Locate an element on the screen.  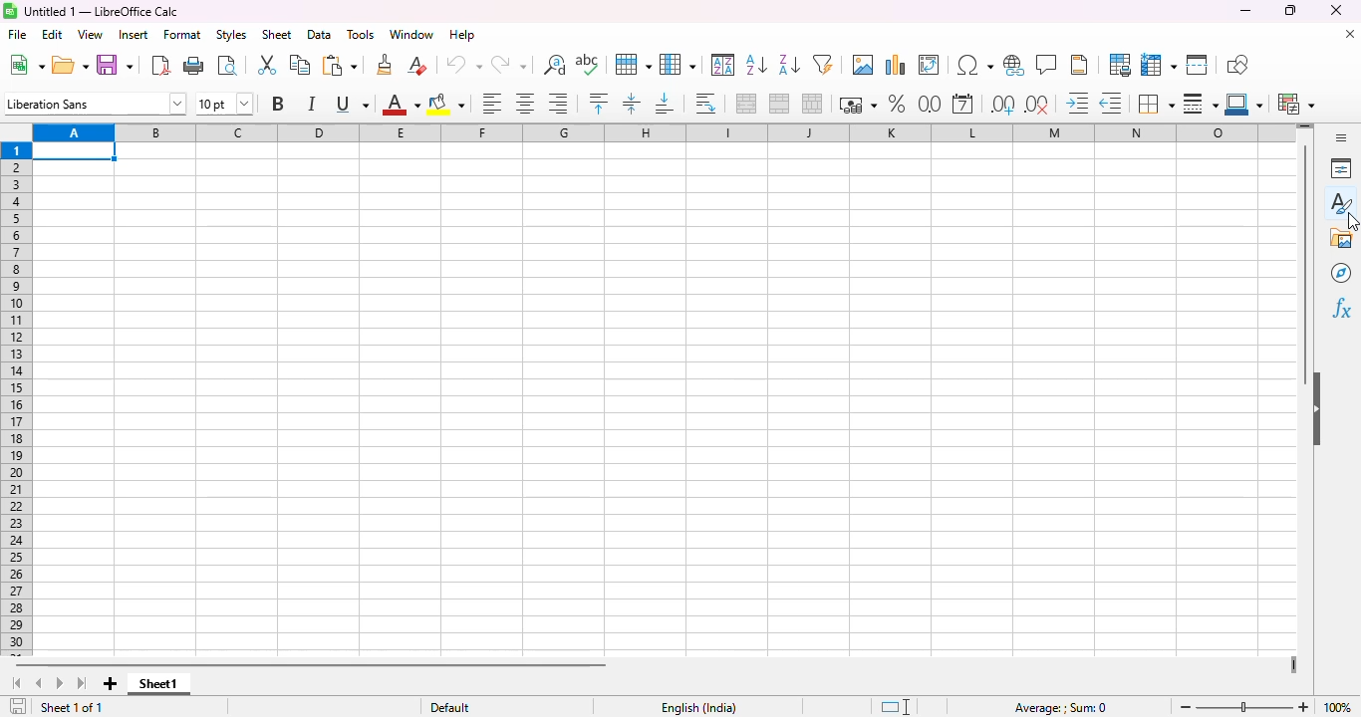
align right is located at coordinates (557, 103).